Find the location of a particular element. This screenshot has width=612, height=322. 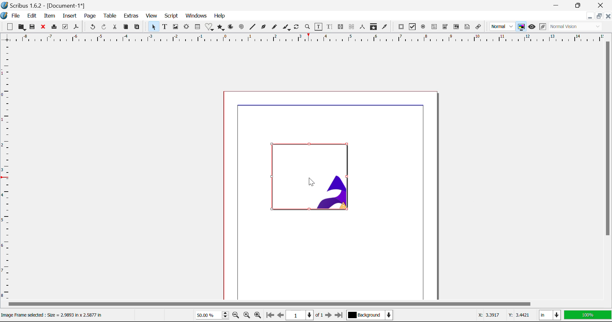

Insert Table is located at coordinates (198, 27).